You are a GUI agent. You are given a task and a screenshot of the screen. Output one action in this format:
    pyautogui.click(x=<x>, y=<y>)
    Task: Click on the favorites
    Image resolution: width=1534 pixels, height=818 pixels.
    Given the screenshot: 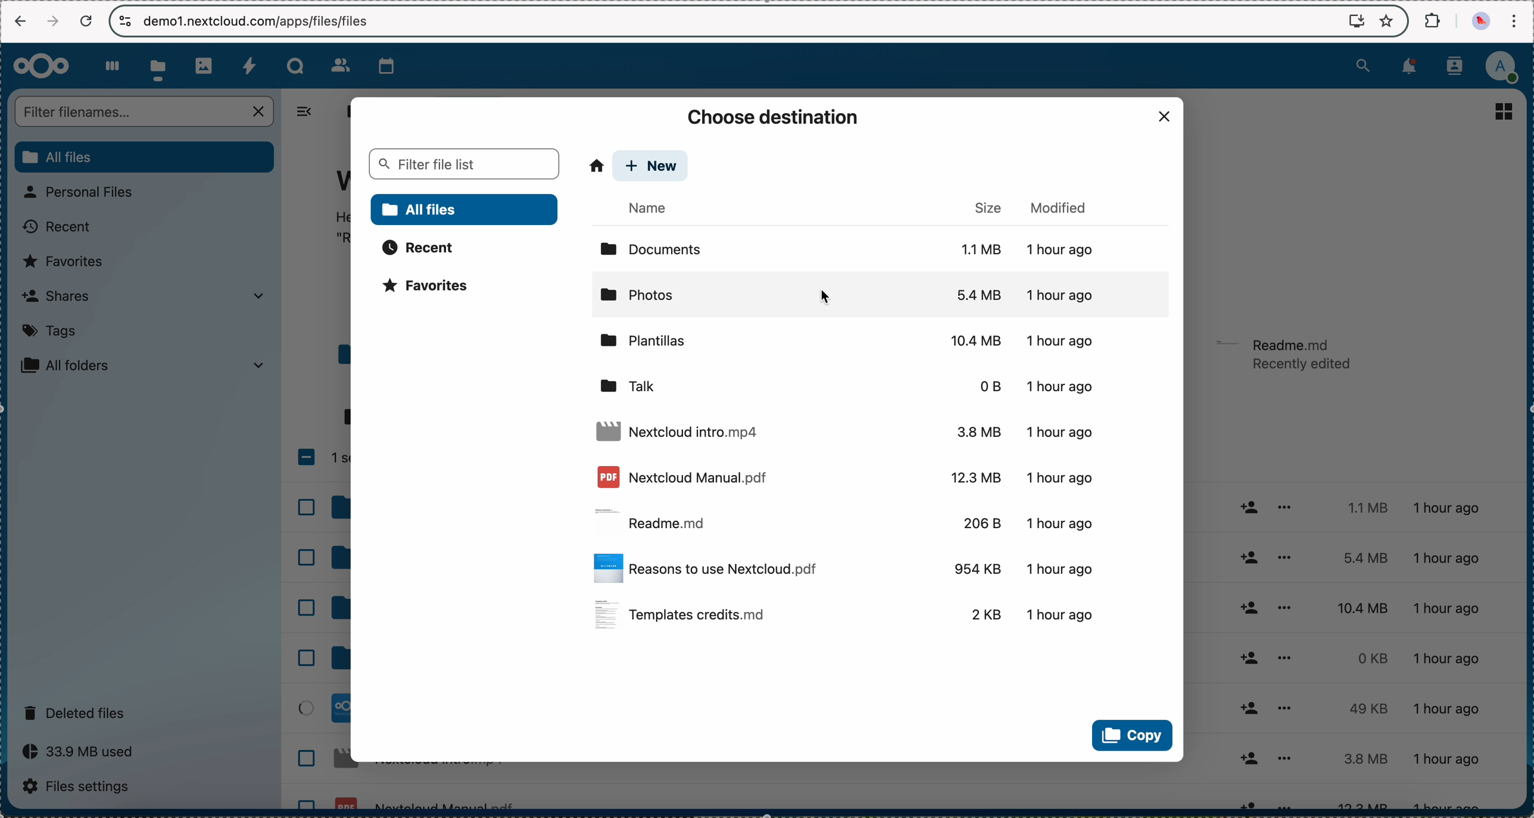 What is the action you would take?
    pyautogui.click(x=432, y=289)
    